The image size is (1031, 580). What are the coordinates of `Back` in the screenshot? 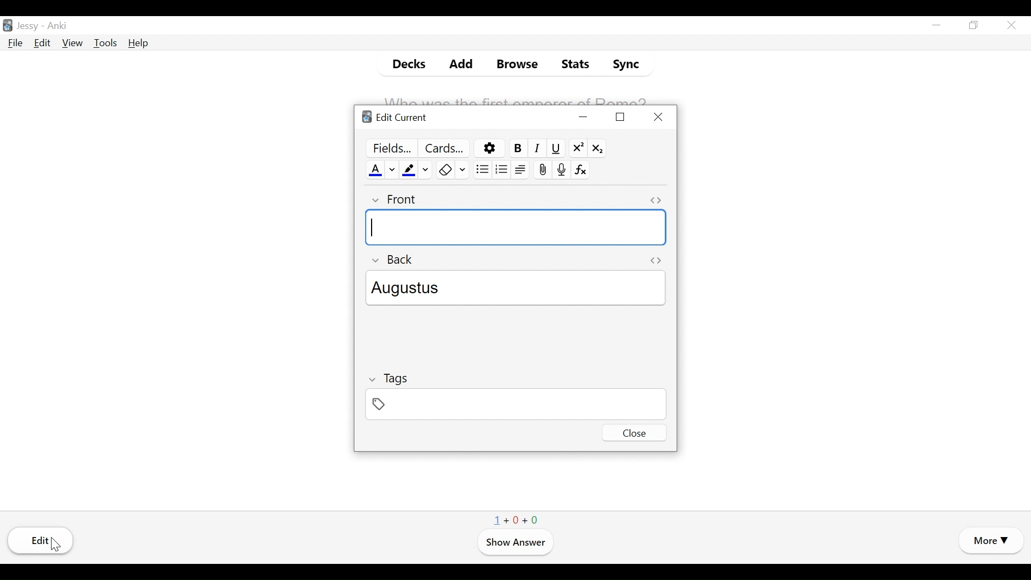 It's located at (393, 259).